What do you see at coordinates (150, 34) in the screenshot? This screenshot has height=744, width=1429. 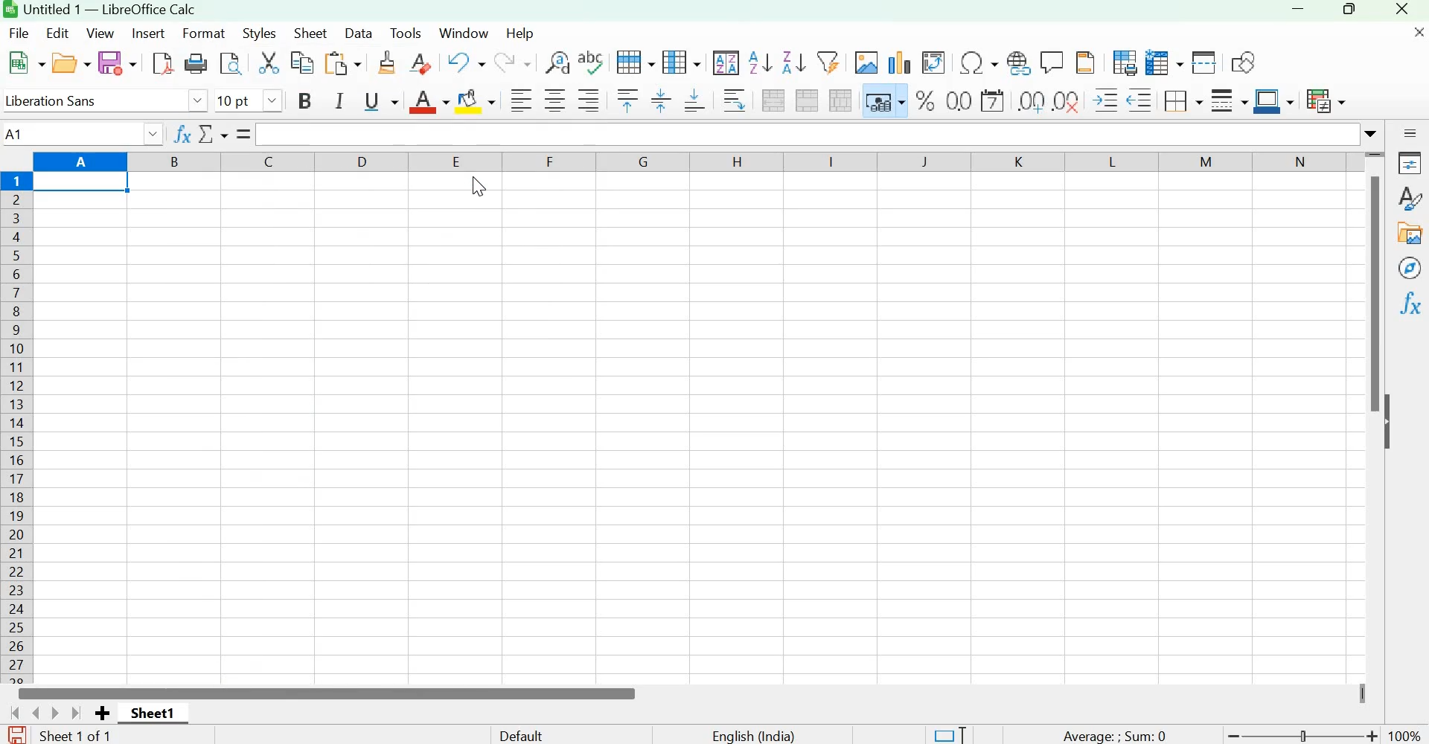 I see `Insert` at bounding box center [150, 34].